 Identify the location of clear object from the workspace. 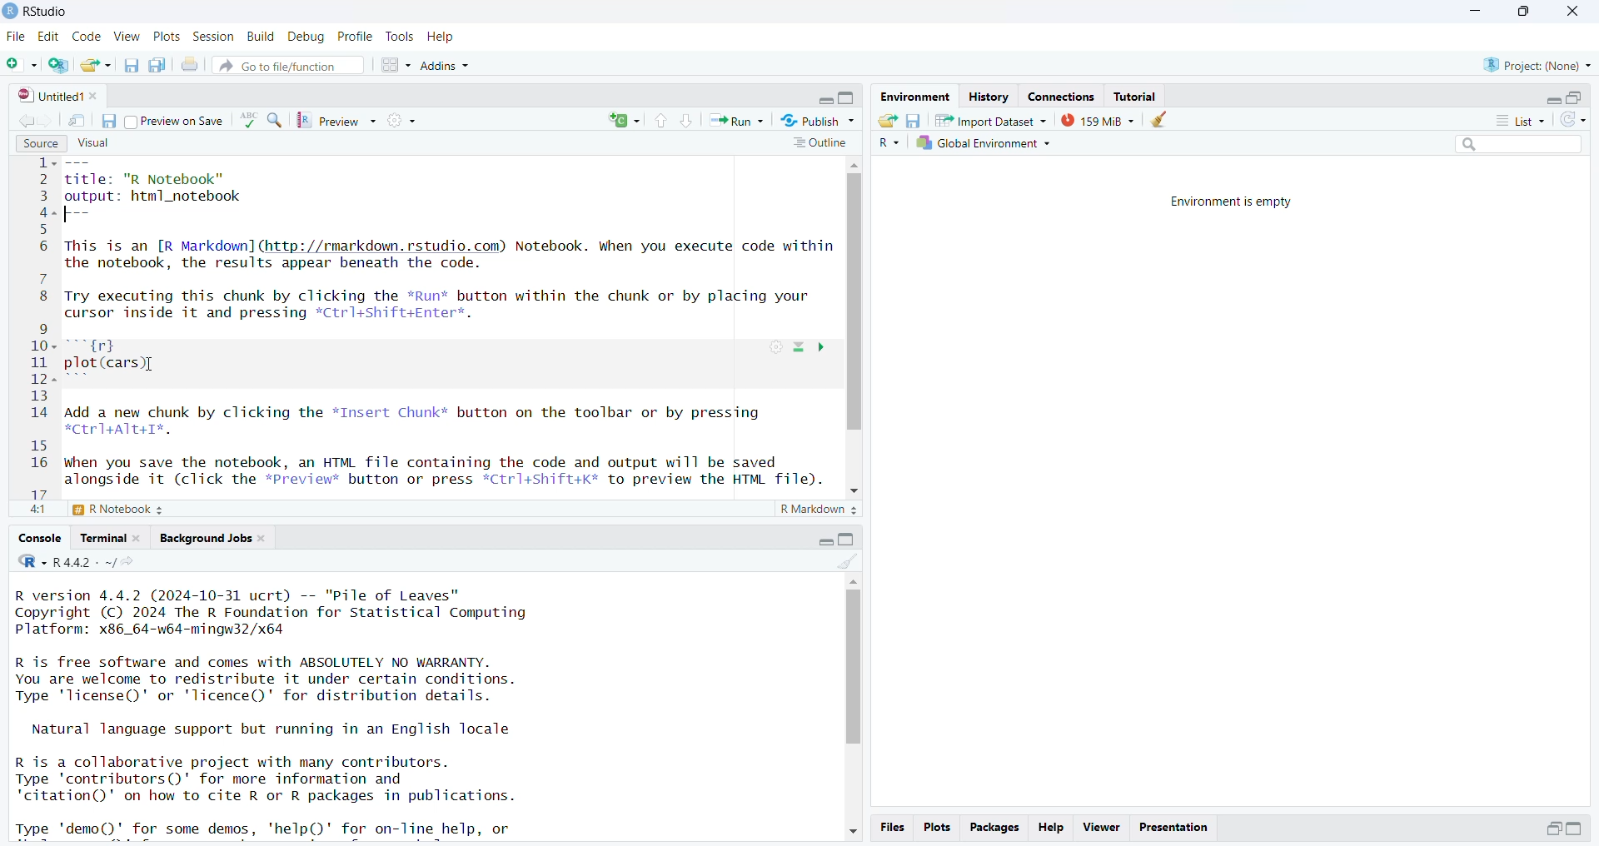
(1162, 120).